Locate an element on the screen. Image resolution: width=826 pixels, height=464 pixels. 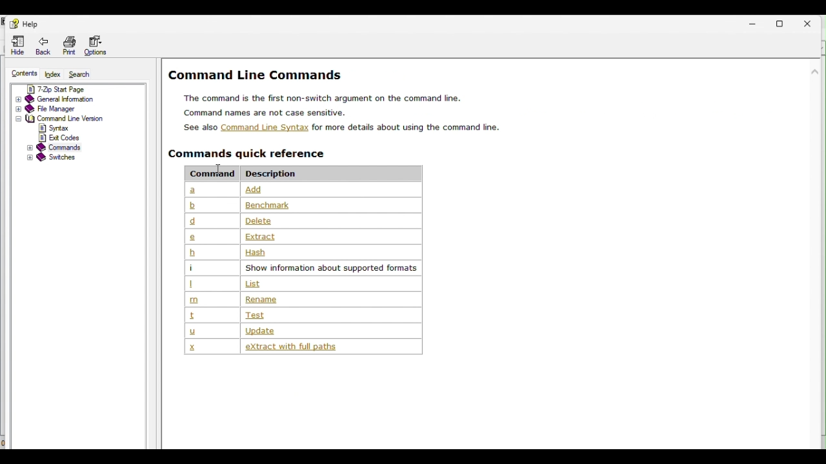
text is located at coordinates (324, 97).